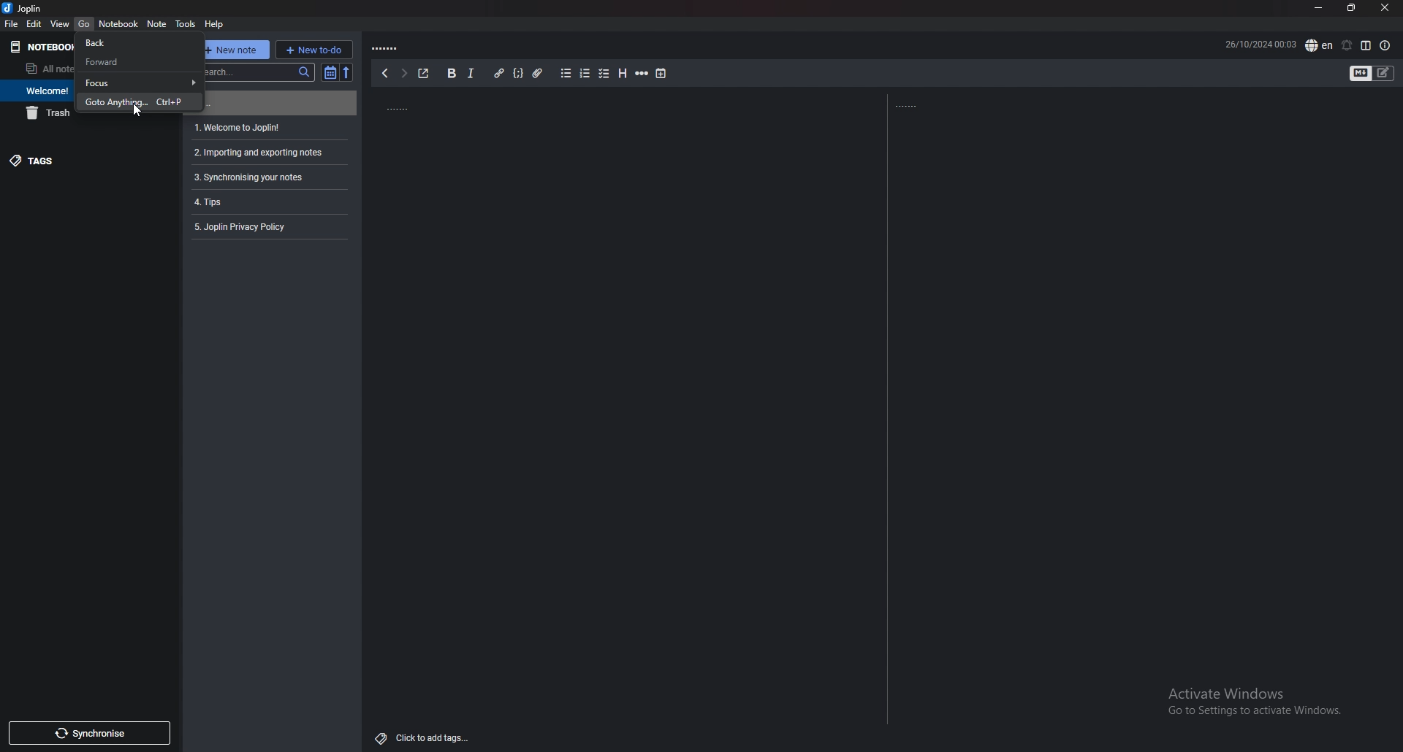 Image resolution: width=1403 pixels, height=752 pixels. I want to click on italic, so click(471, 73).